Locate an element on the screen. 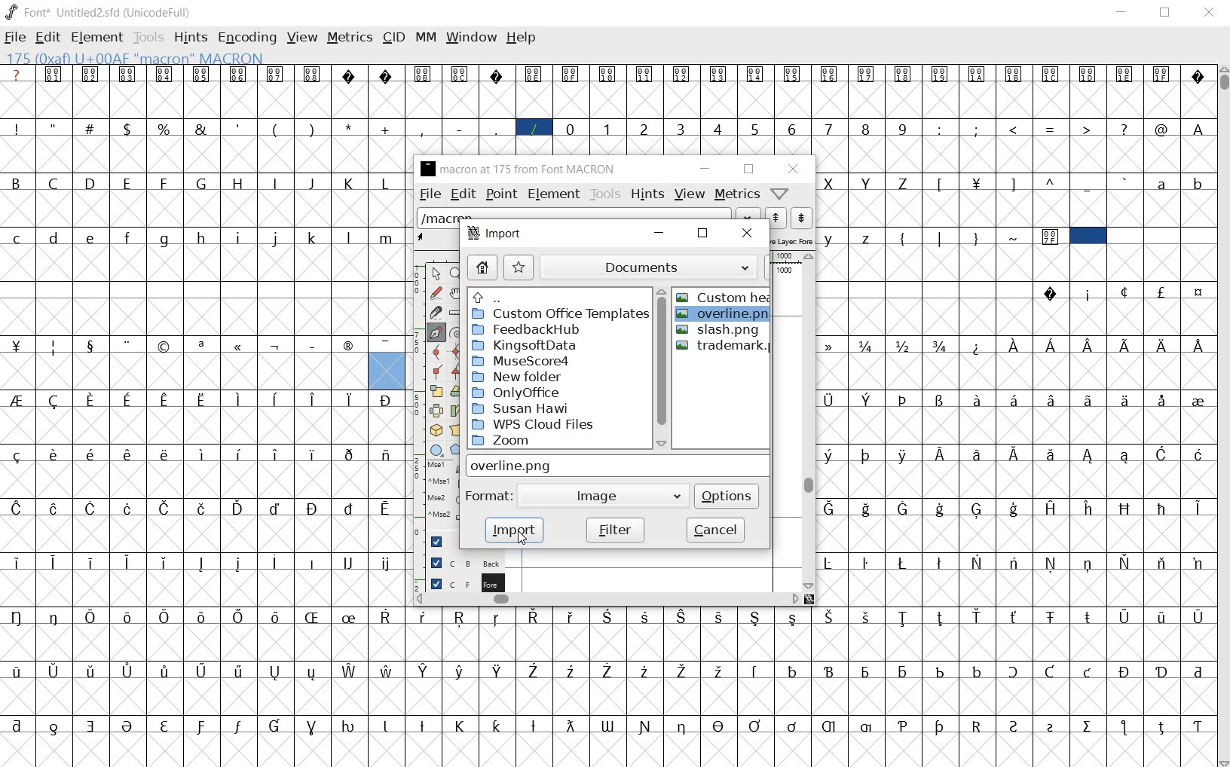 The image size is (1230, 767). Symbol is located at coordinates (350, 726).